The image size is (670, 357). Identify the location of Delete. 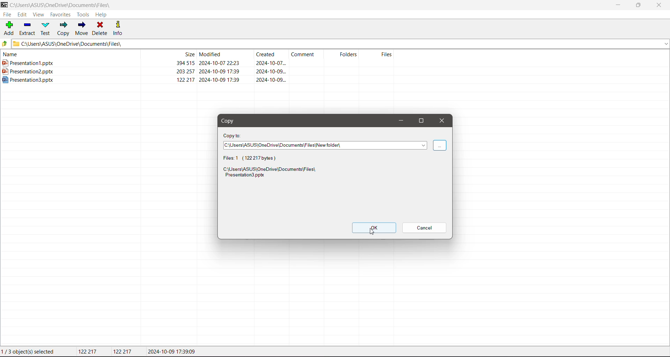
(101, 29).